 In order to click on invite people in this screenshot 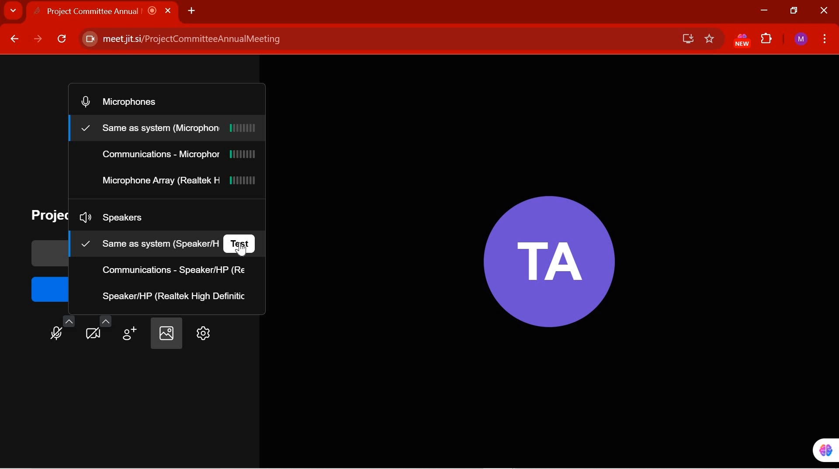, I will do `click(131, 330)`.